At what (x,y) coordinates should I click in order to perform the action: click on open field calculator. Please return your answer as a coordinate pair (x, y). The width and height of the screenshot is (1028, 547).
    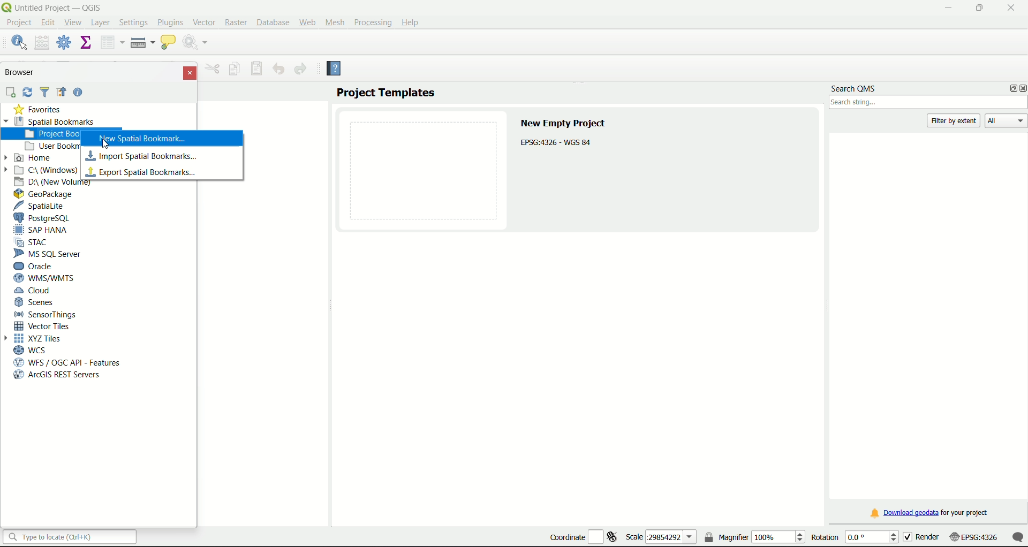
    Looking at the image, I should click on (42, 42).